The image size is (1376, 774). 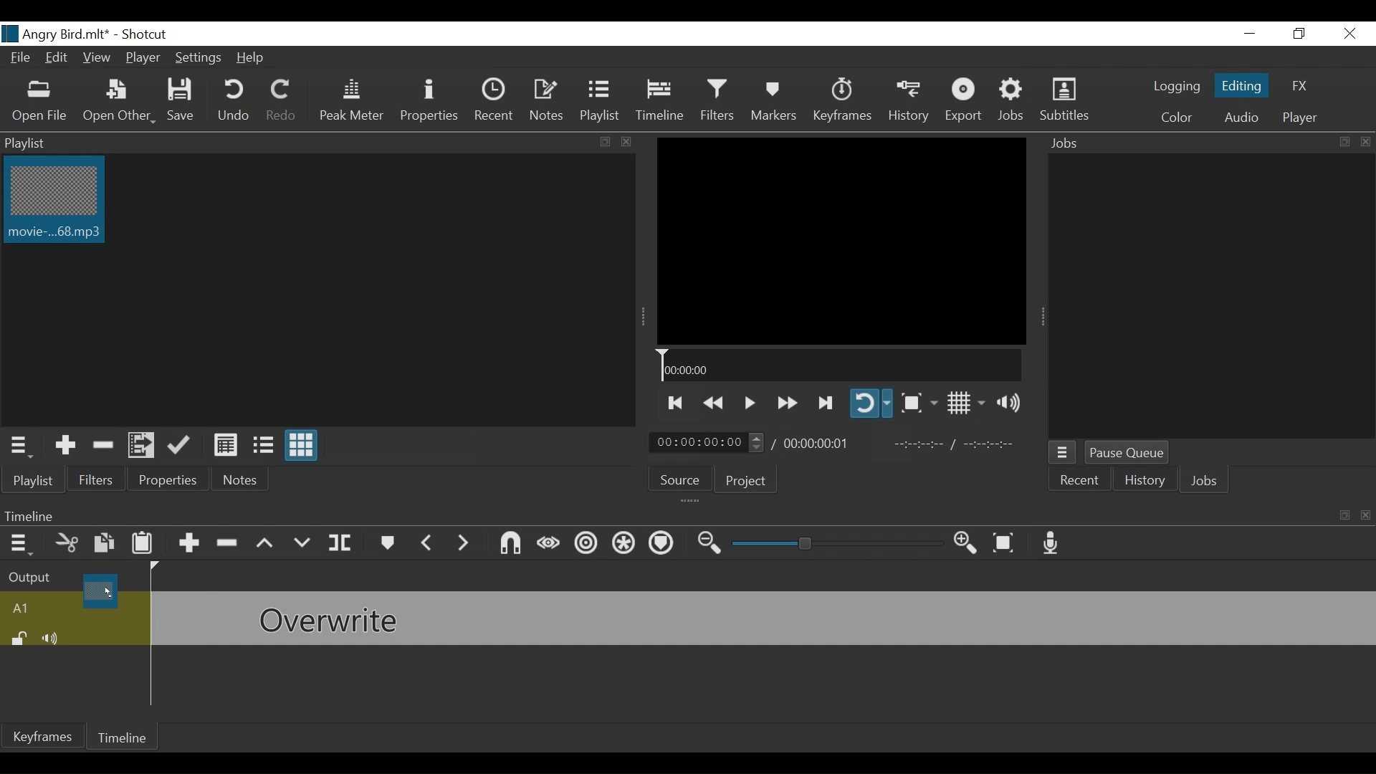 What do you see at coordinates (624, 544) in the screenshot?
I see `Ripple all tracks` at bounding box center [624, 544].